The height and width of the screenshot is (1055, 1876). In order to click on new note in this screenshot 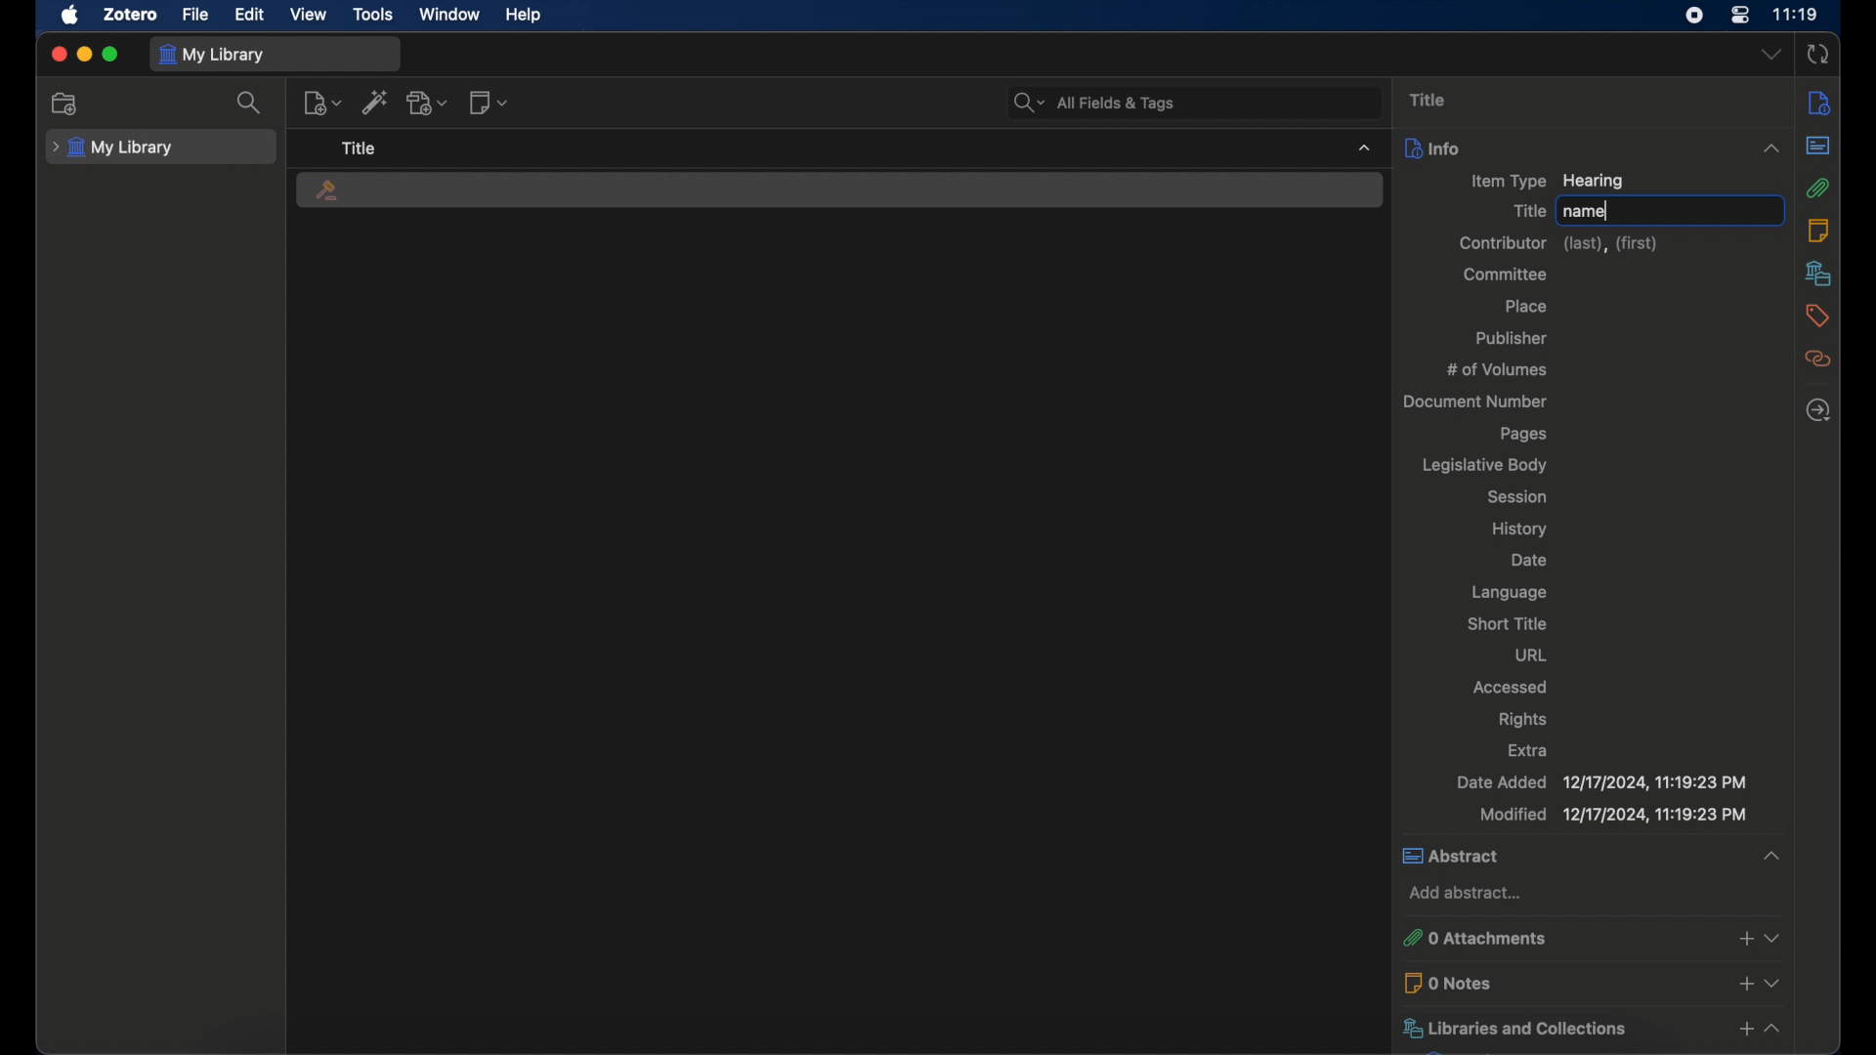, I will do `click(489, 102)`.